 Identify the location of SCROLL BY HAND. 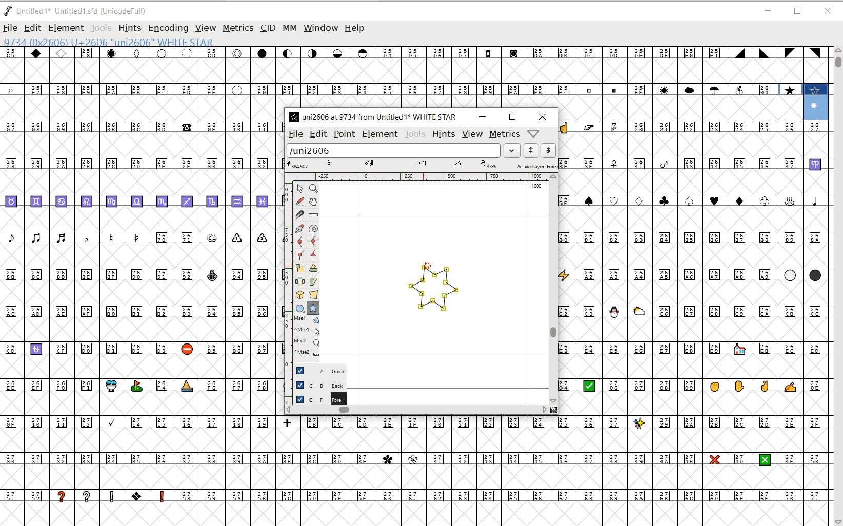
(313, 202).